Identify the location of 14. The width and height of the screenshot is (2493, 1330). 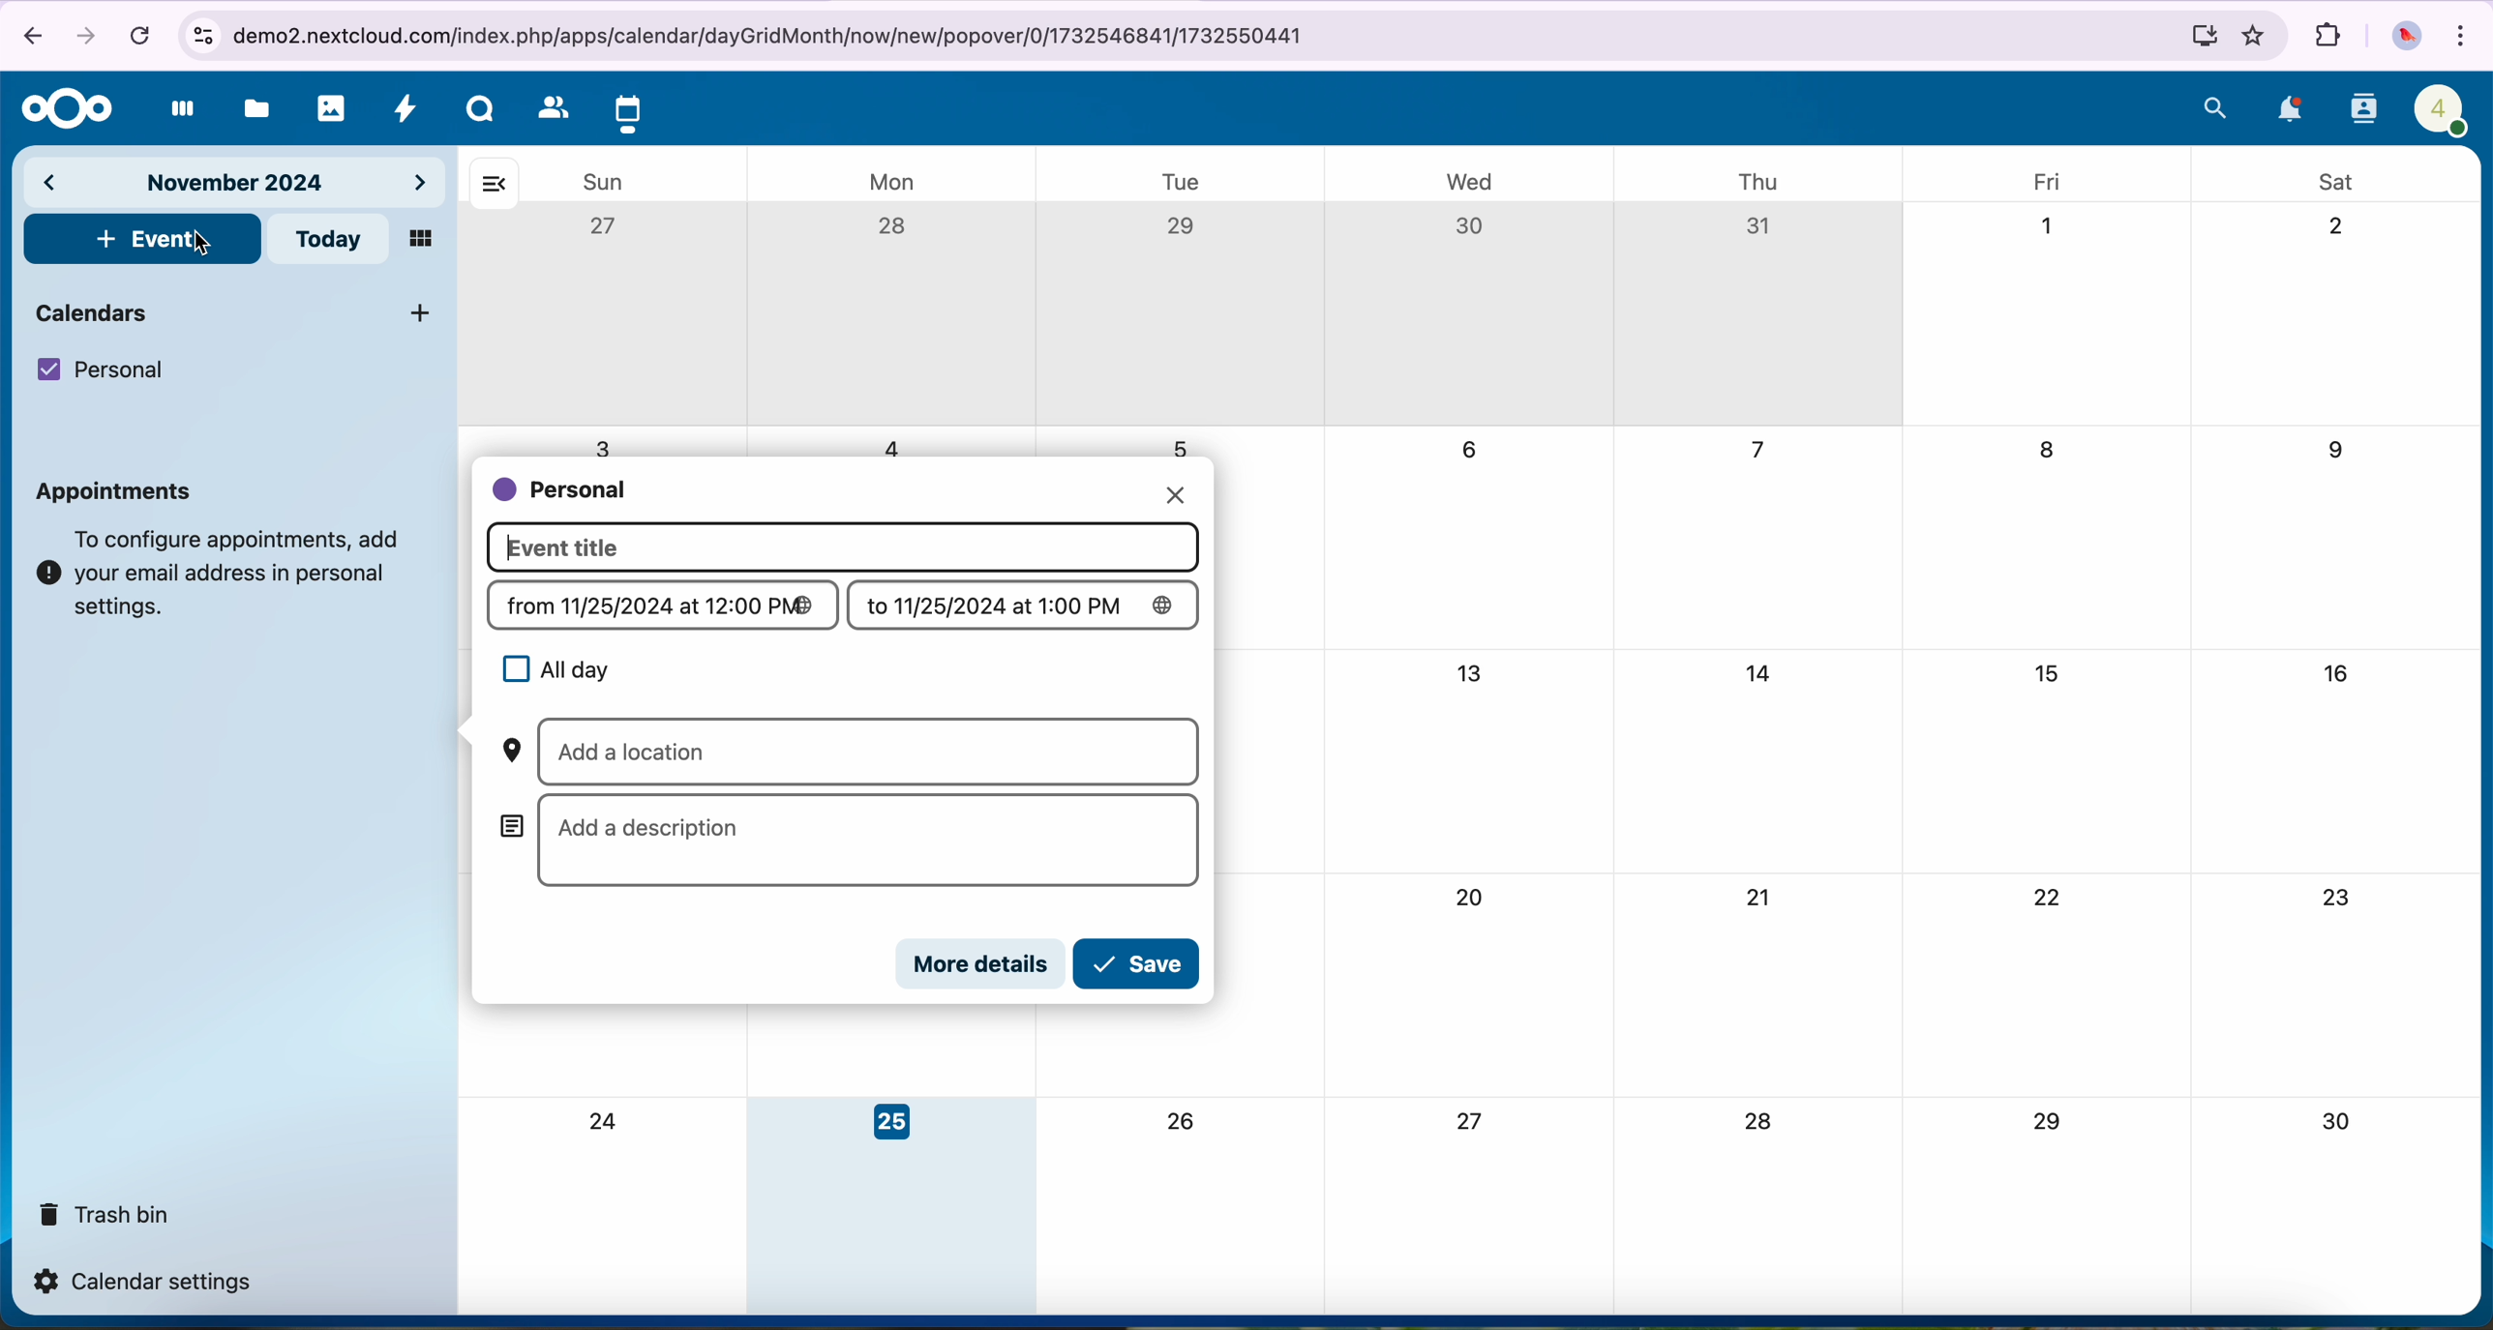
(1765, 675).